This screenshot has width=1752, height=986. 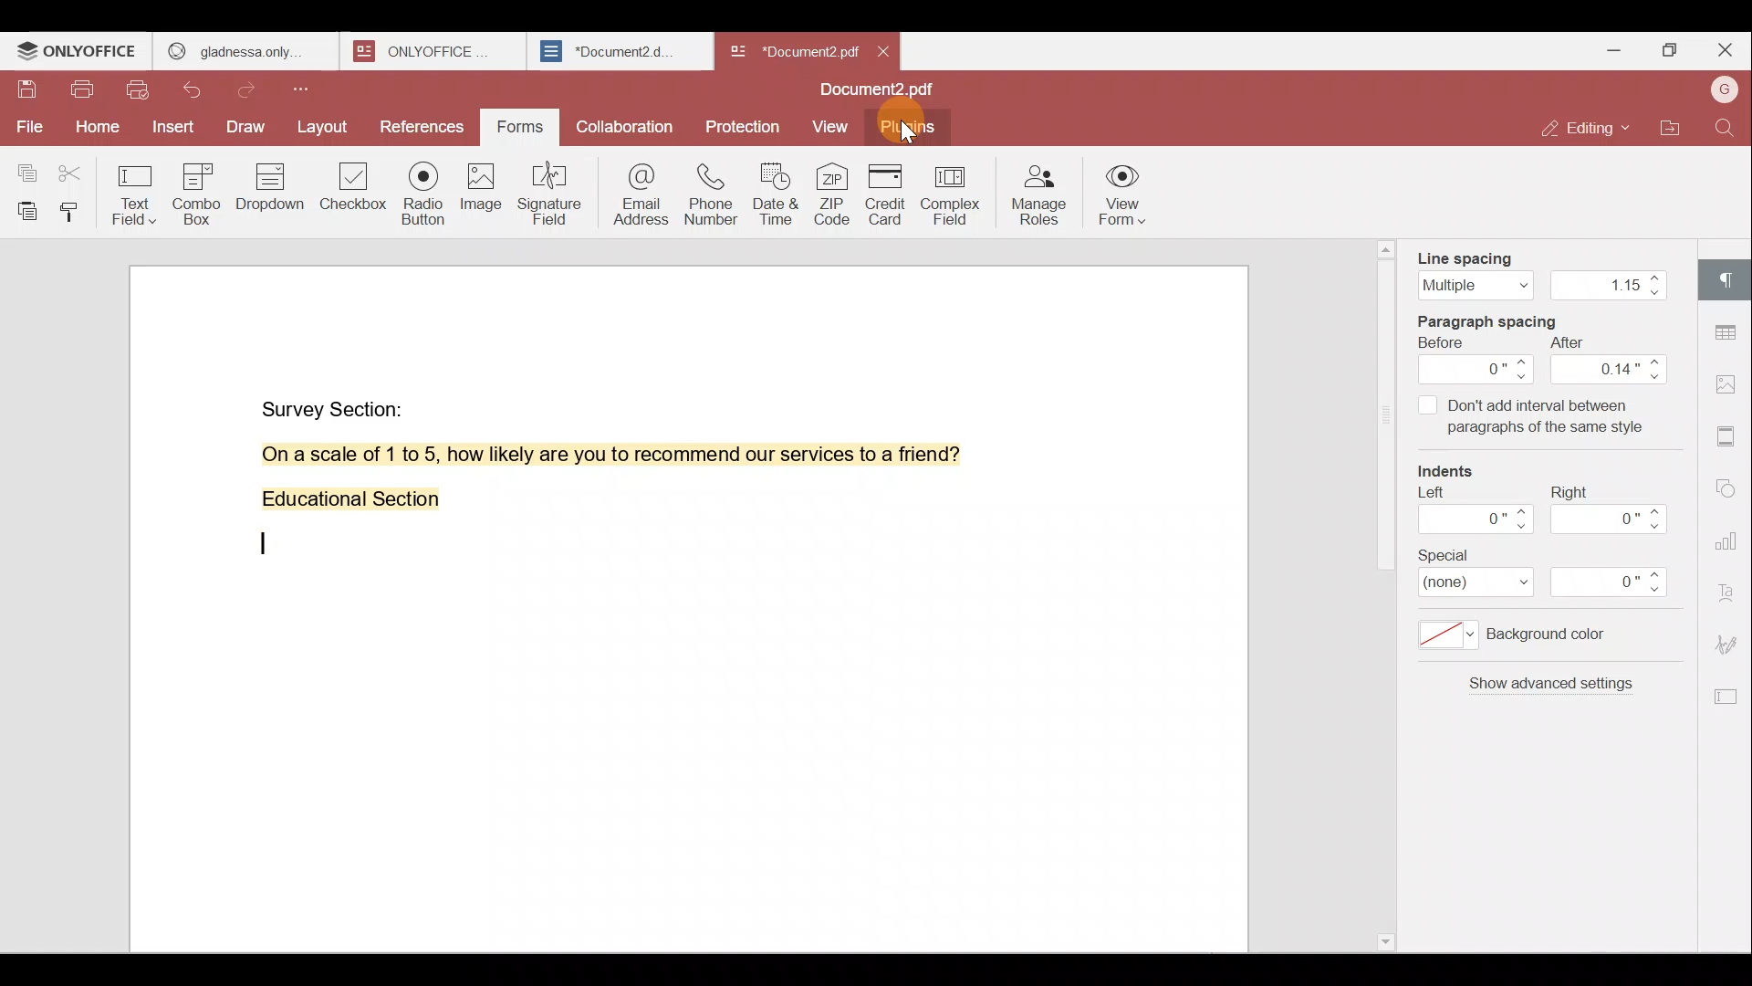 I want to click on Header & footer settings, so click(x=1730, y=435).